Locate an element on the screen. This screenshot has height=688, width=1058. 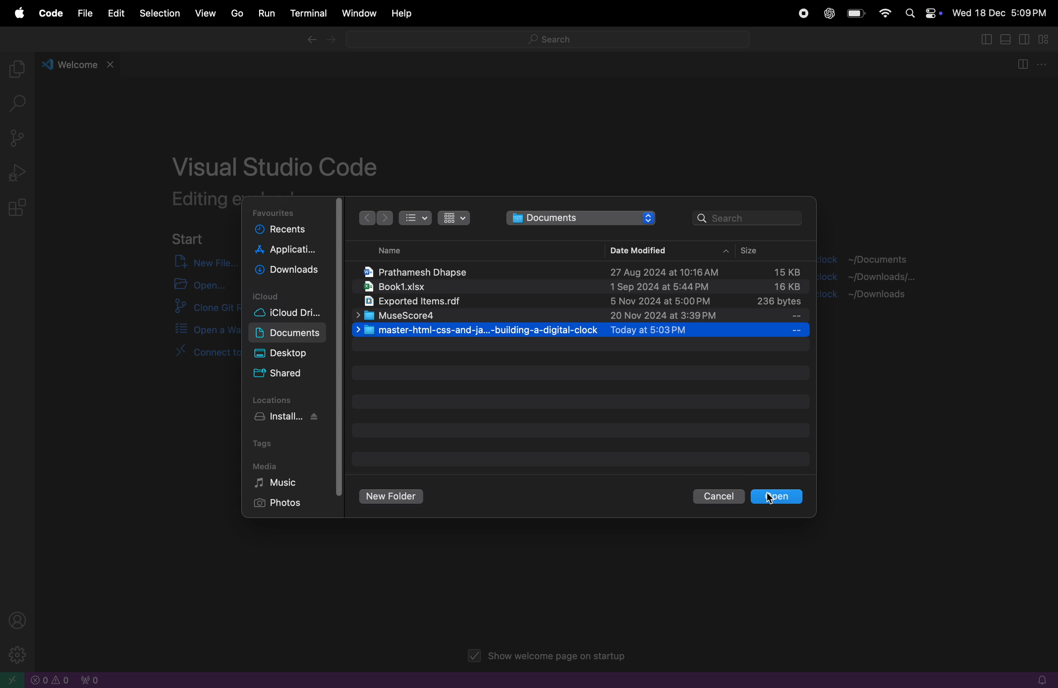
file is located at coordinates (83, 13).